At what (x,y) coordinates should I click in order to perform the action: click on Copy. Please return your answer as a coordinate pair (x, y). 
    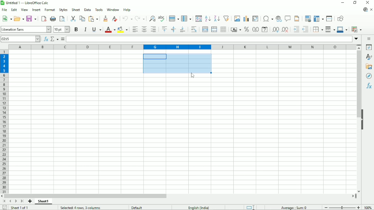
    Looking at the image, I should click on (82, 18).